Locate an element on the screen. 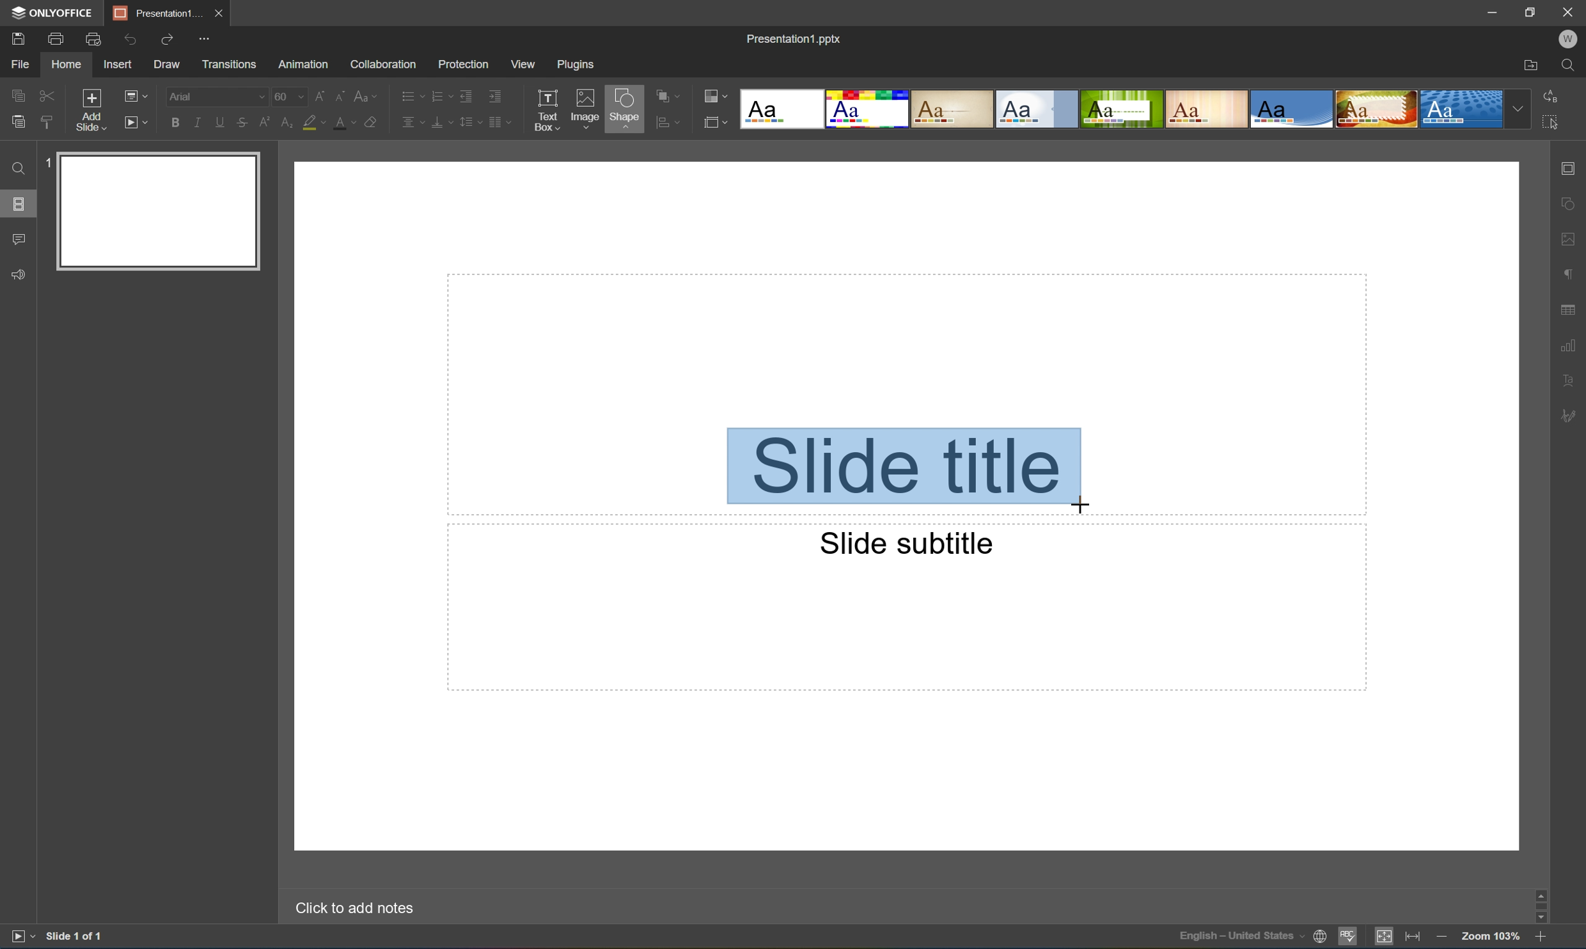 This screenshot has width=1586, height=949. Select all is located at coordinates (1551, 126).